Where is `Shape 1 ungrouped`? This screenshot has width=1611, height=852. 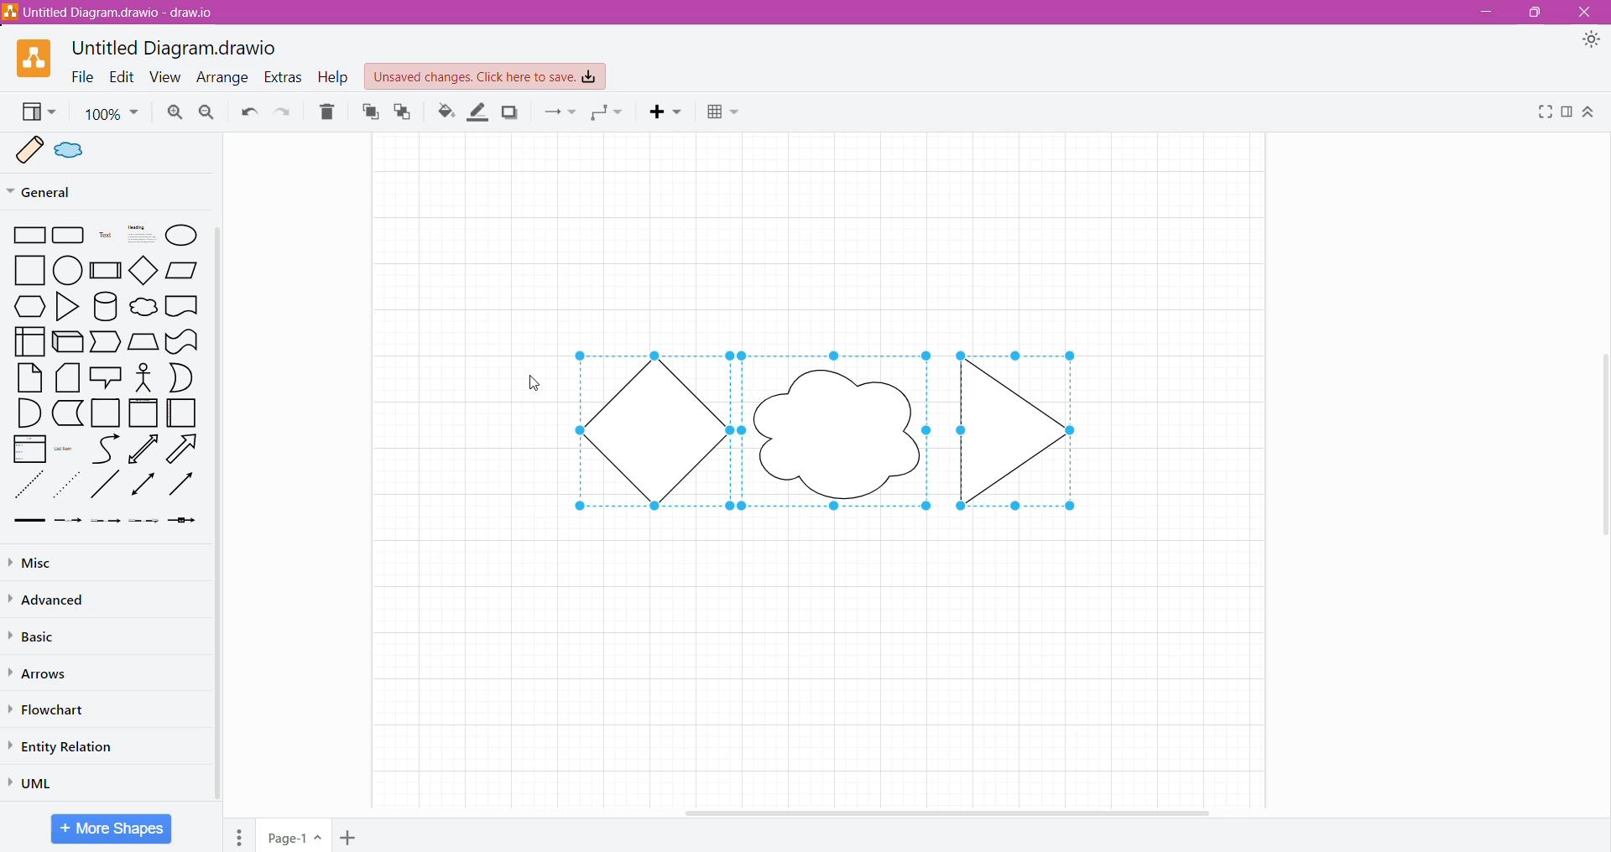 Shape 1 ungrouped is located at coordinates (650, 430).